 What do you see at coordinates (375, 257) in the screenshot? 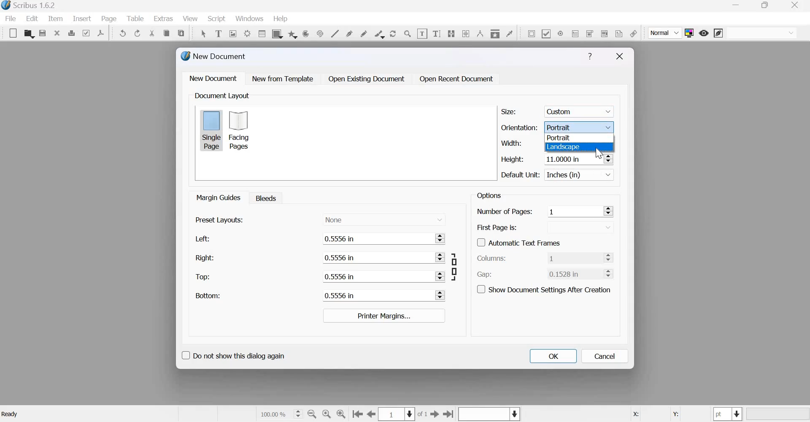
I see `0.5556 in` at bounding box center [375, 257].